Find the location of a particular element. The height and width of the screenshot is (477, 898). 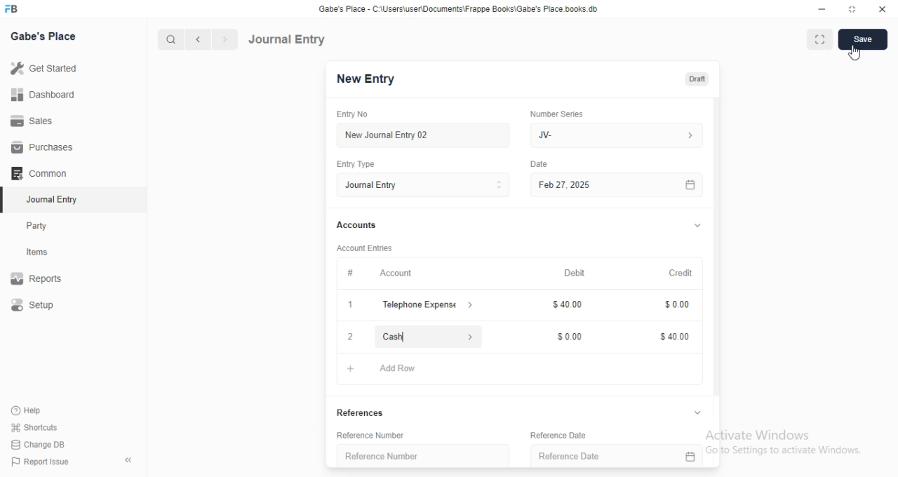

‘Gabe's Place - C Wsers\userDocuments\Frappe Books\Gabe's Place books db is located at coordinates (462, 8).